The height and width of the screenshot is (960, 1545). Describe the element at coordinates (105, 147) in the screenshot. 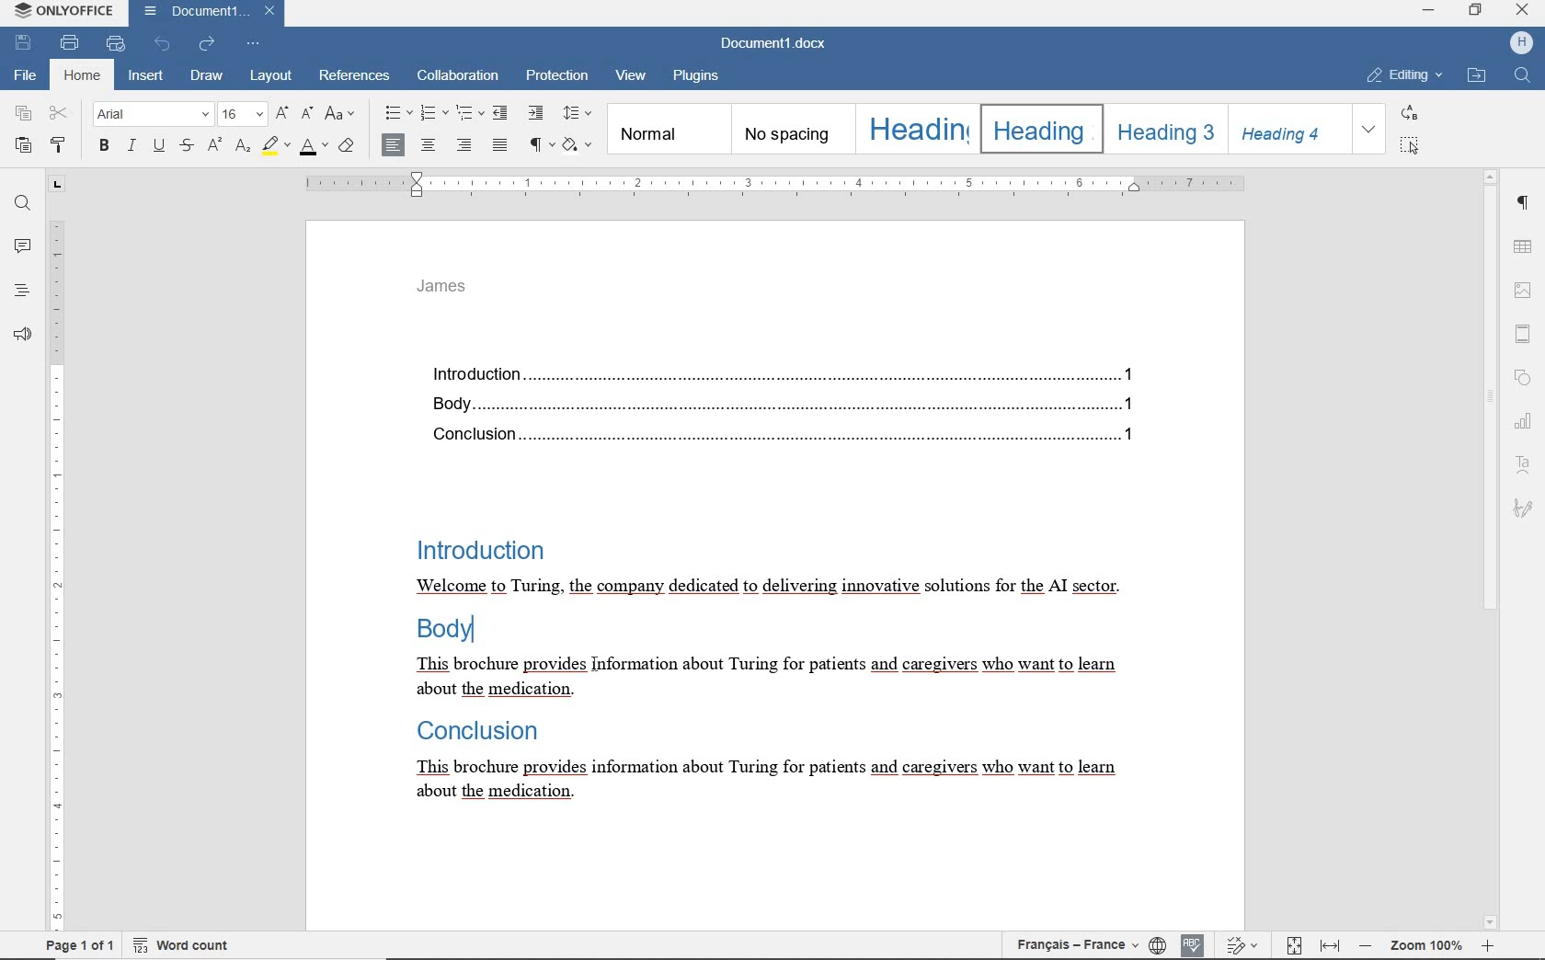

I see `BOLD` at that location.